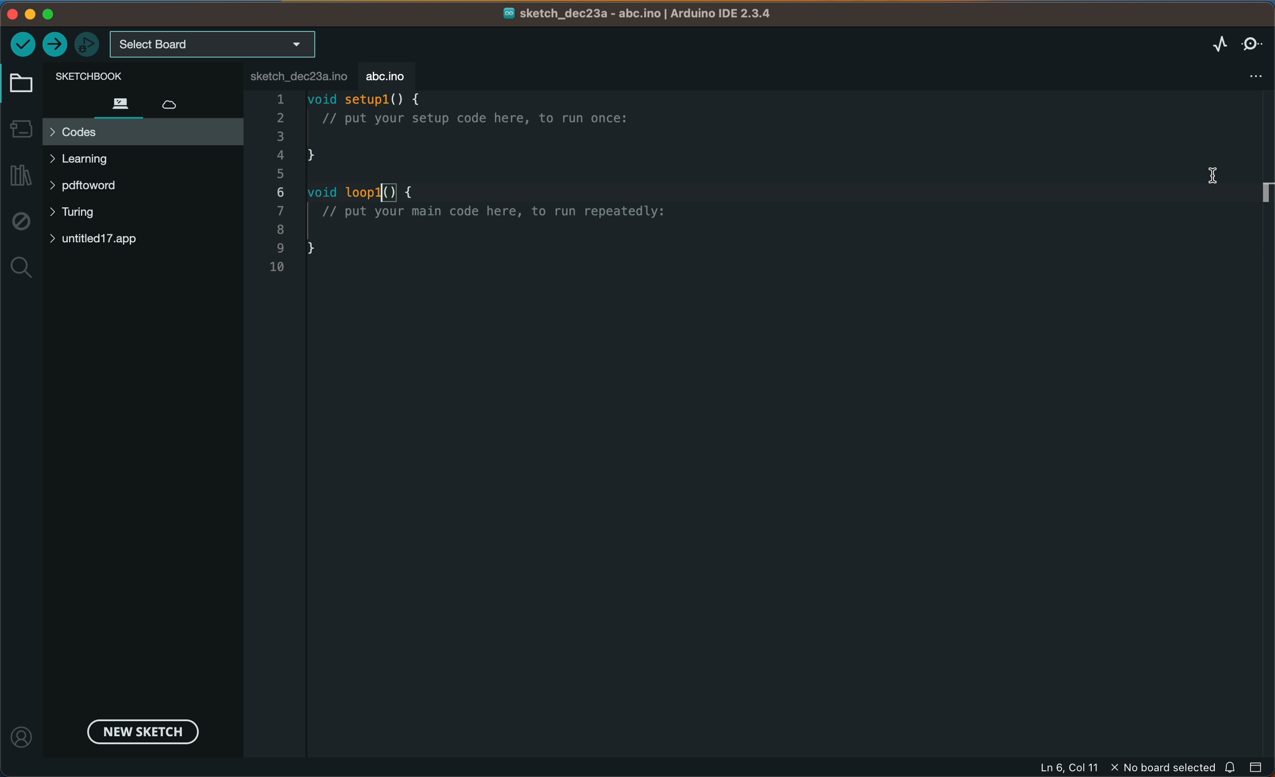 The image size is (1275, 777). I want to click on pdftword, so click(93, 187).